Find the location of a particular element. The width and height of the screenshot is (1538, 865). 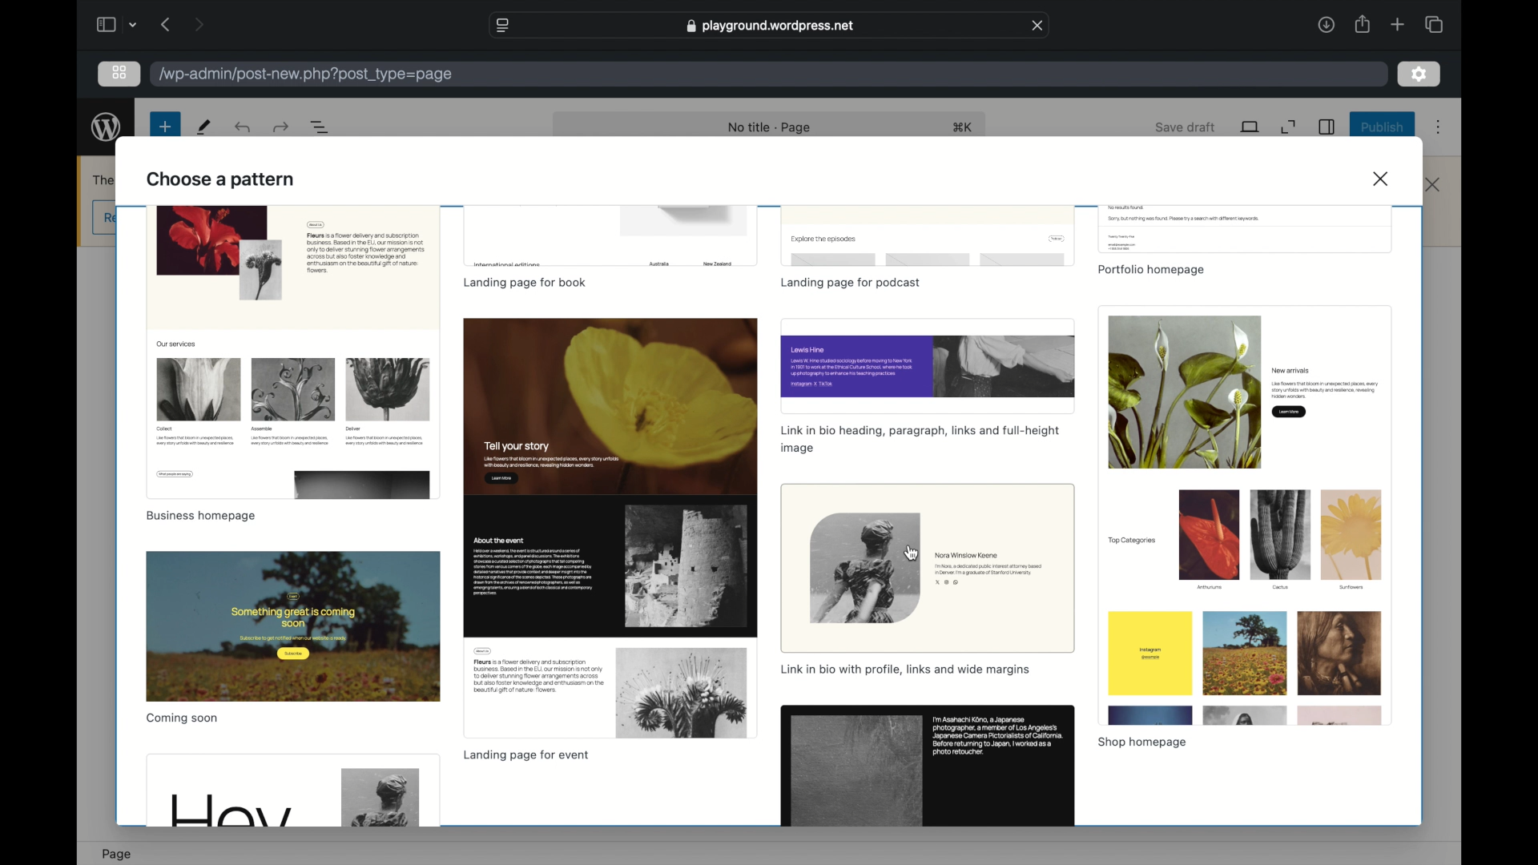

redo is located at coordinates (244, 127).